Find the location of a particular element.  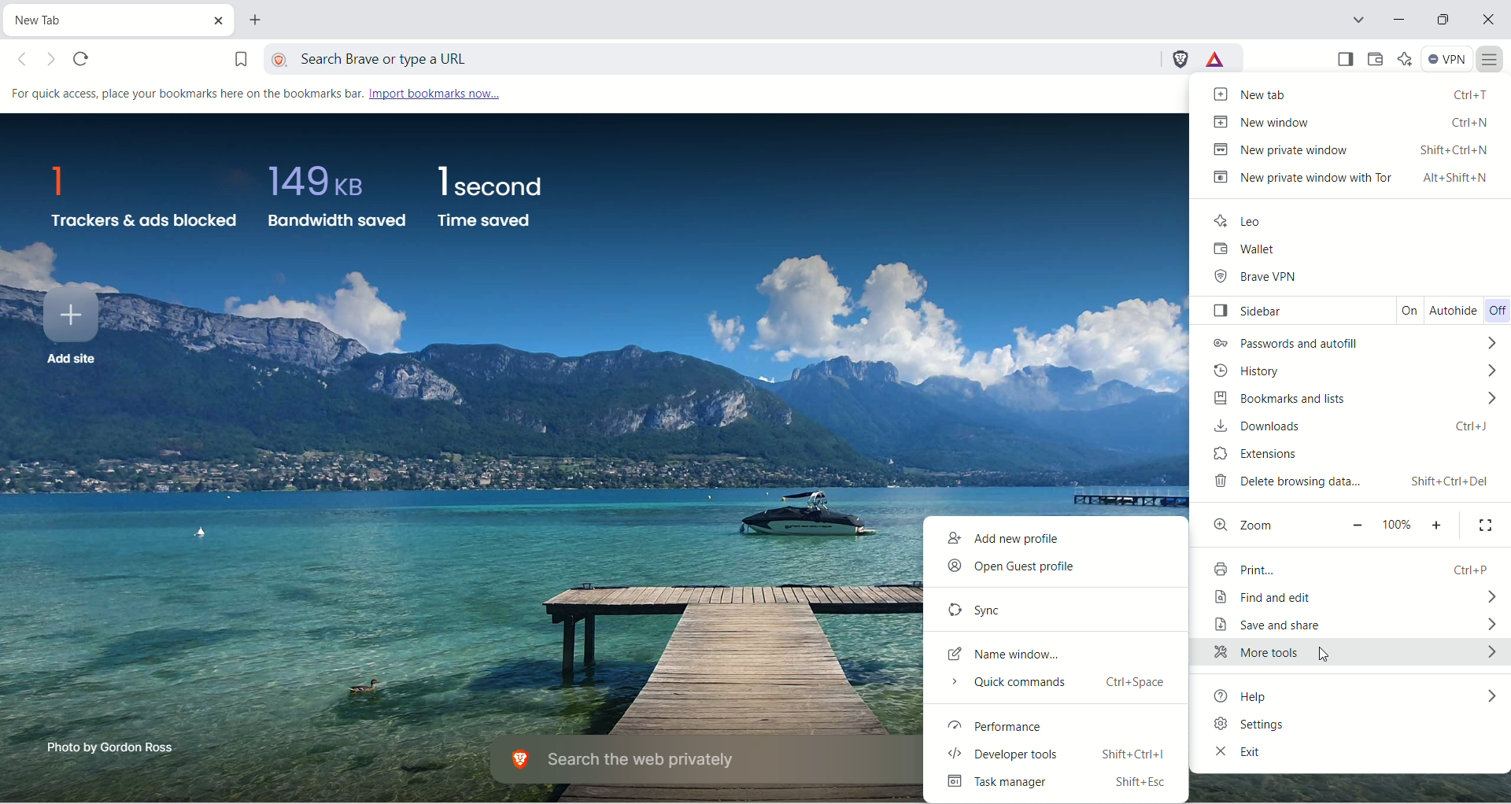

brave VPN is located at coordinates (1356, 279).